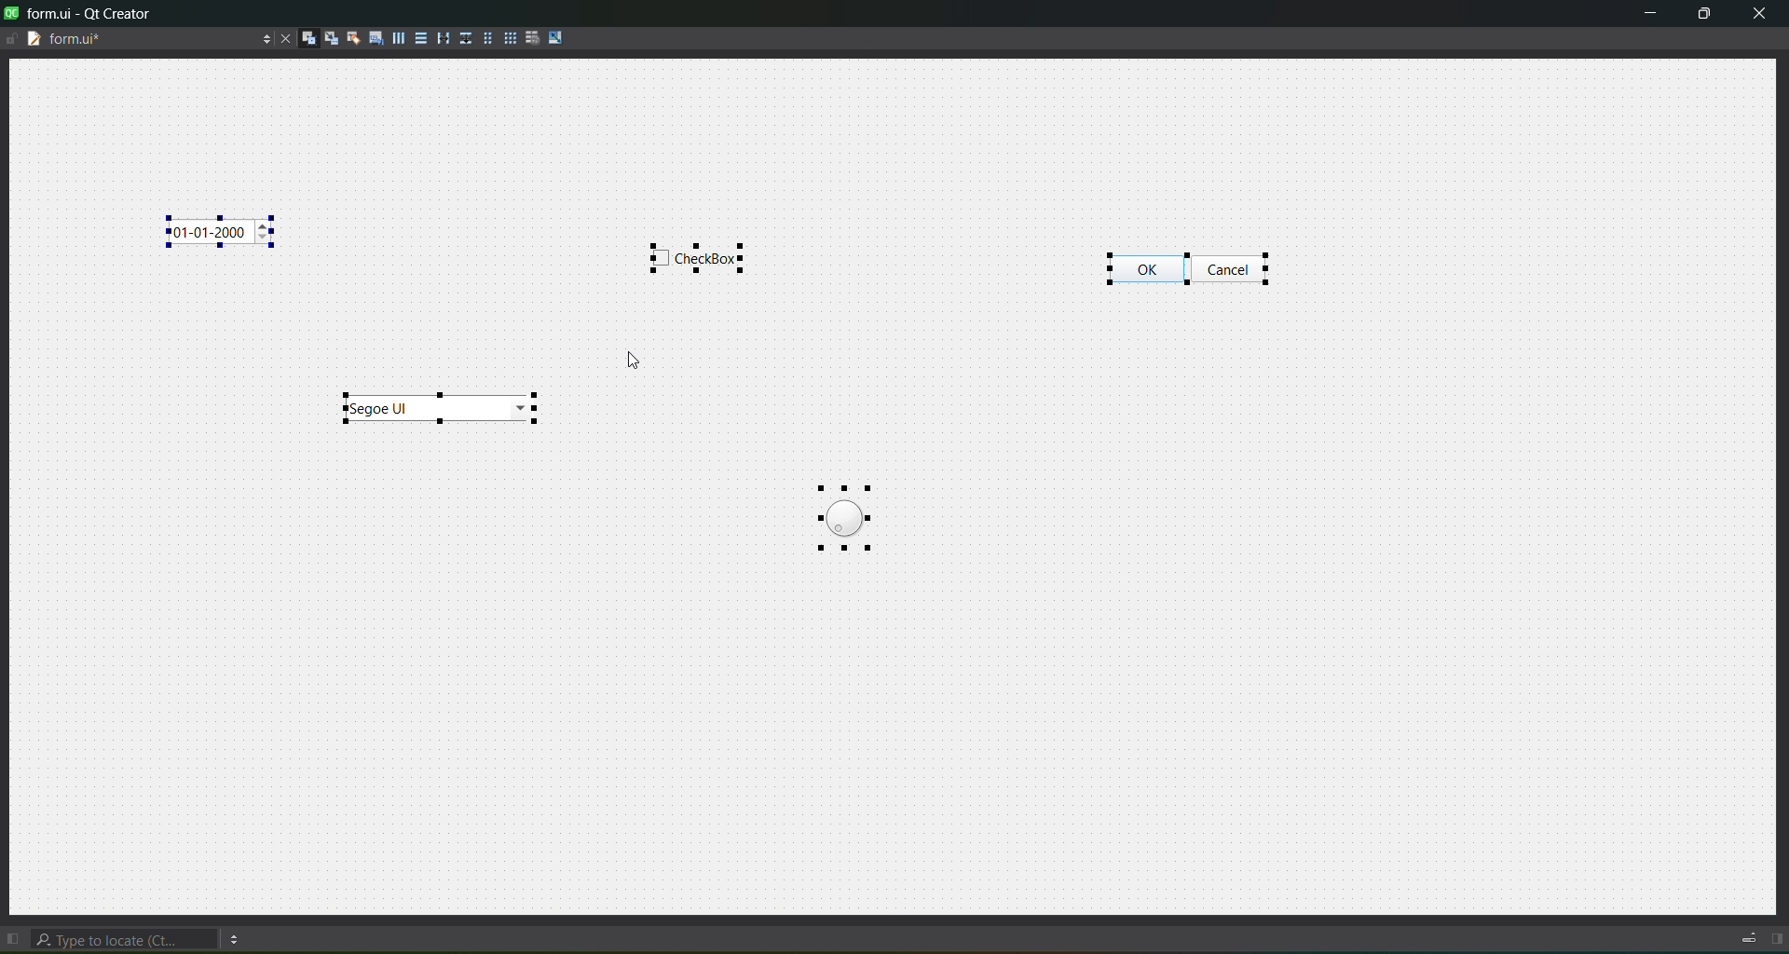 This screenshot has height=954, width=1789. I want to click on Selected Widgets, so click(444, 408).